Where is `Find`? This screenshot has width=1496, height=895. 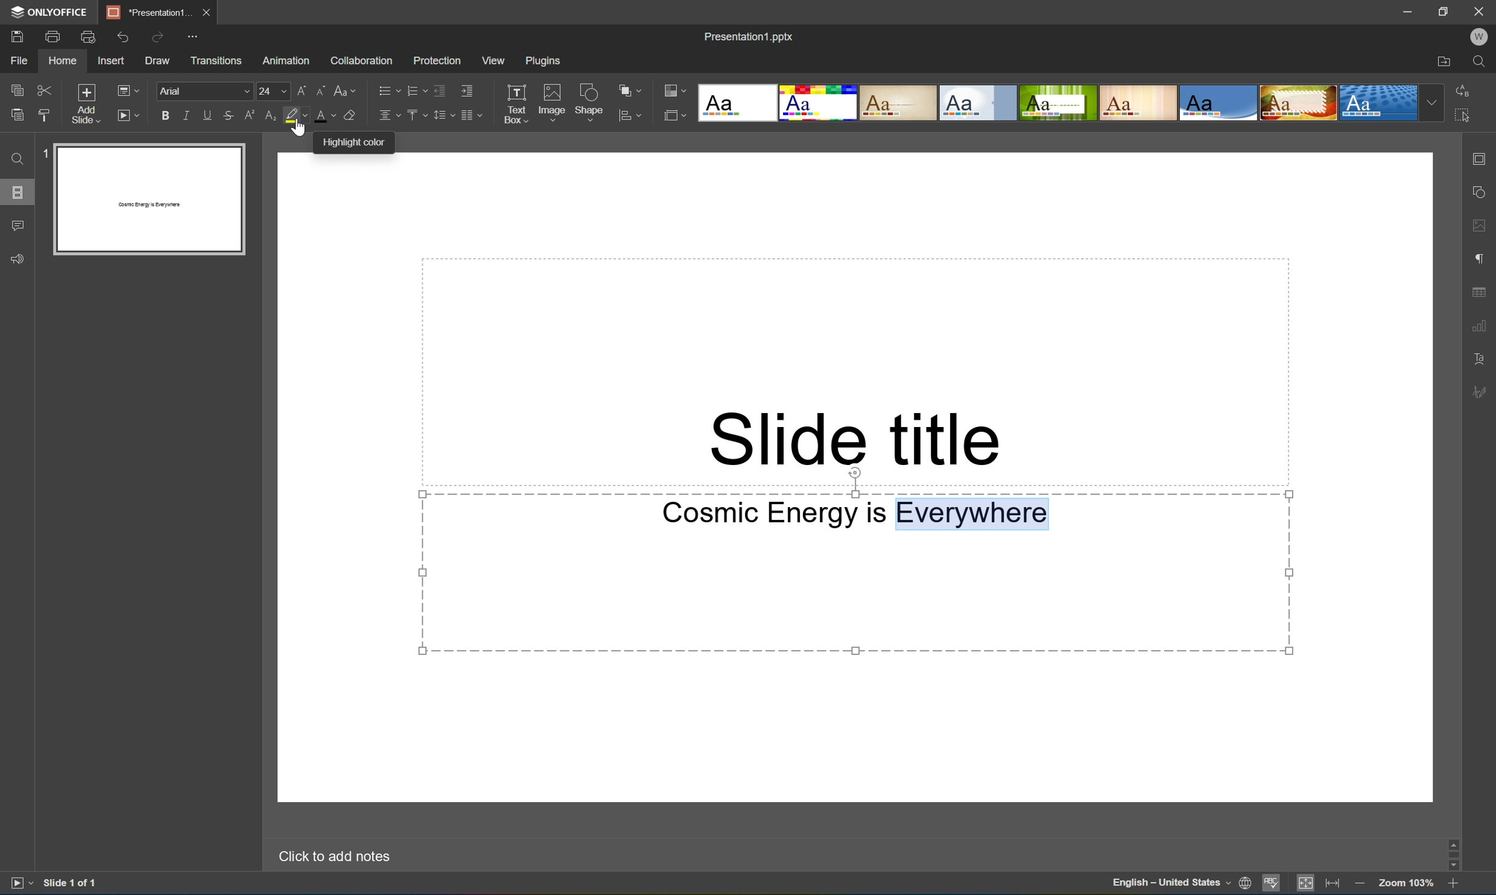
Find is located at coordinates (17, 159).